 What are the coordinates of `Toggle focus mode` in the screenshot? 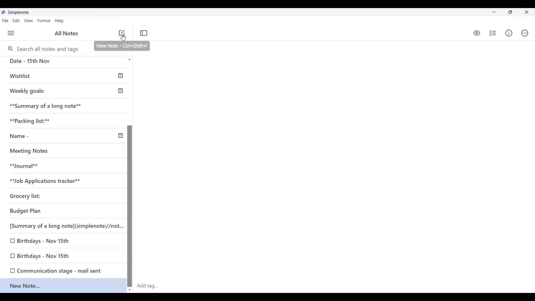 It's located at (144, 33).